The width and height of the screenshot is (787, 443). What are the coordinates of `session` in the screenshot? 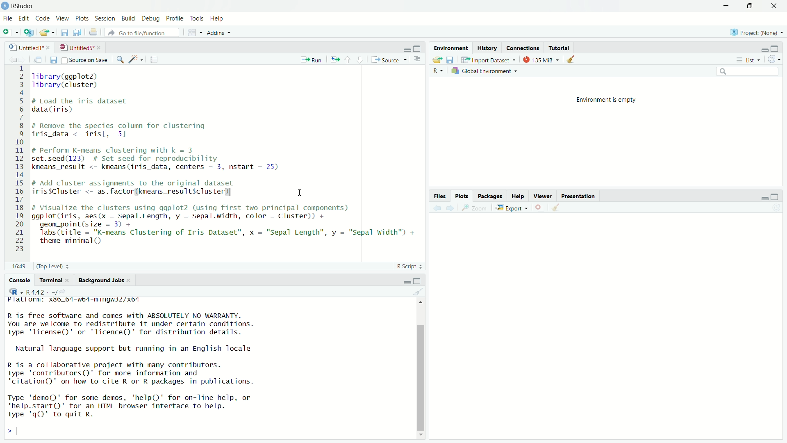 It's located at (105, 18).